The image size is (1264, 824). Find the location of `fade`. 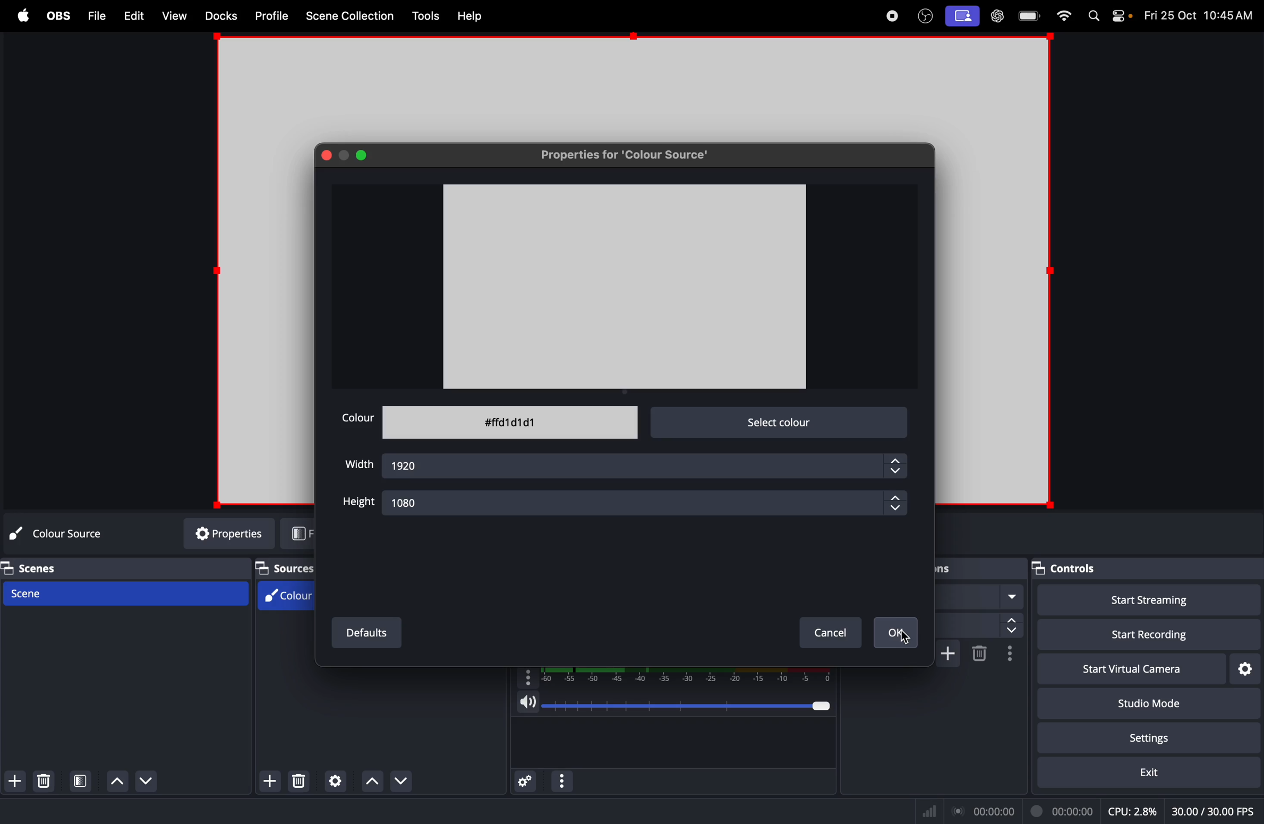

fade is located at coordinates (981, 596).